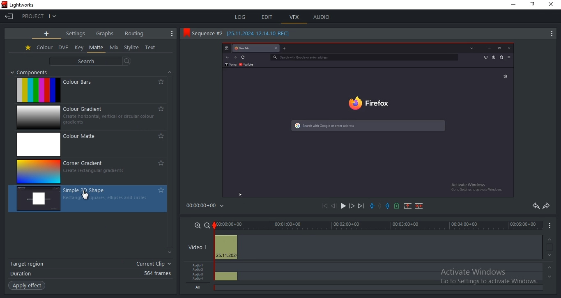 This screenshot has height=298, width=561. What do you see at coordinates (535, 206) in the screenshot?
I see `undo` at bounding box center [535, 206].